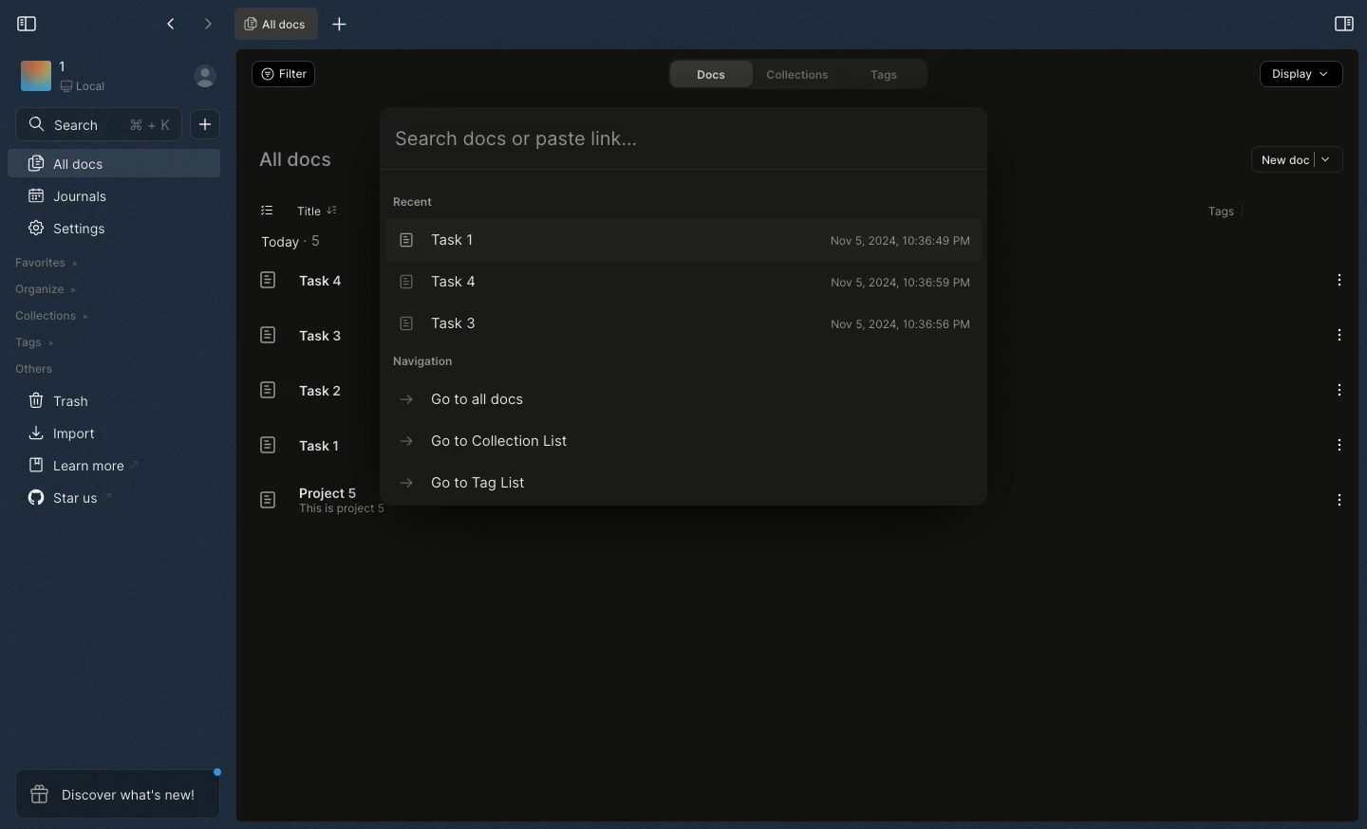 This screenshot has width=1367, height=829. I want to click on Collapse sidebar, so click(26, 22).